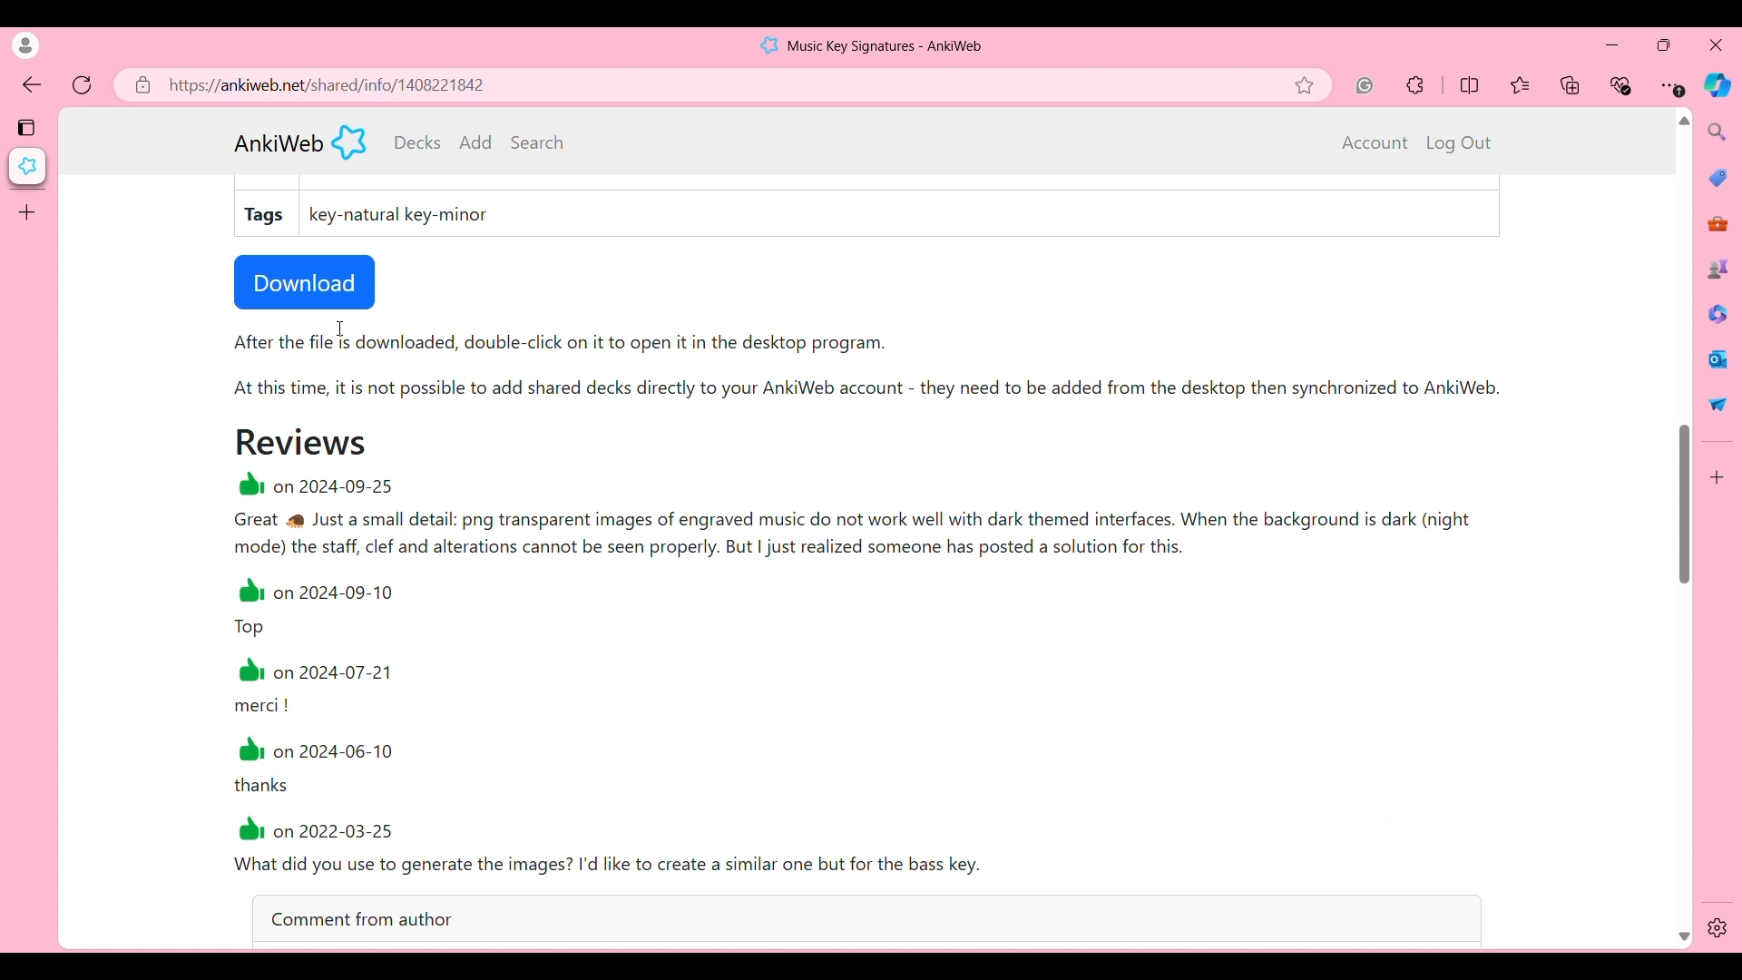 This screenshot has width=1742, height=980. Describe the element at coordinates (1571, 84) in the screenshot. I see `Collections` at that location.